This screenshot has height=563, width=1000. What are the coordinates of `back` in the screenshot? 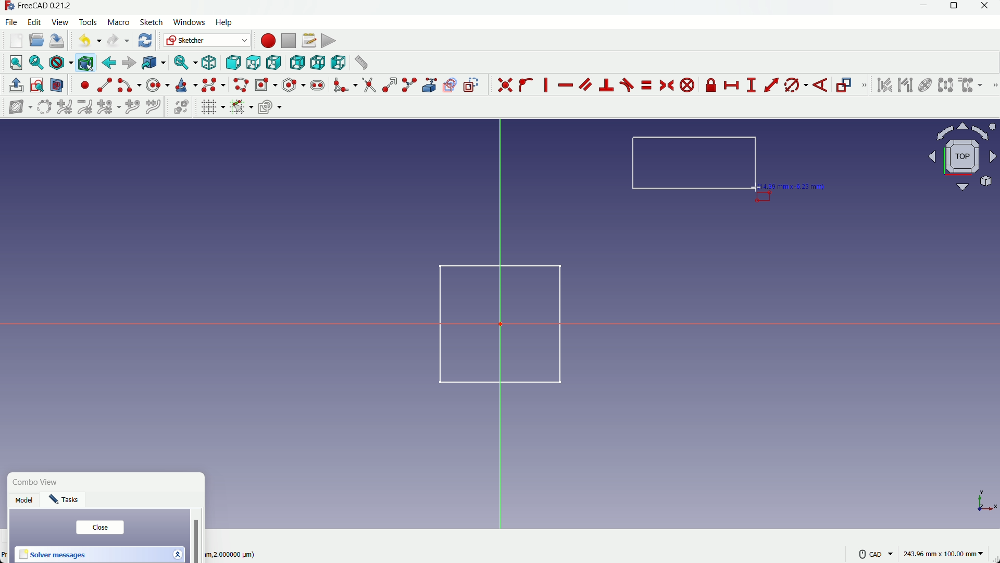 It's located at (109, 63).